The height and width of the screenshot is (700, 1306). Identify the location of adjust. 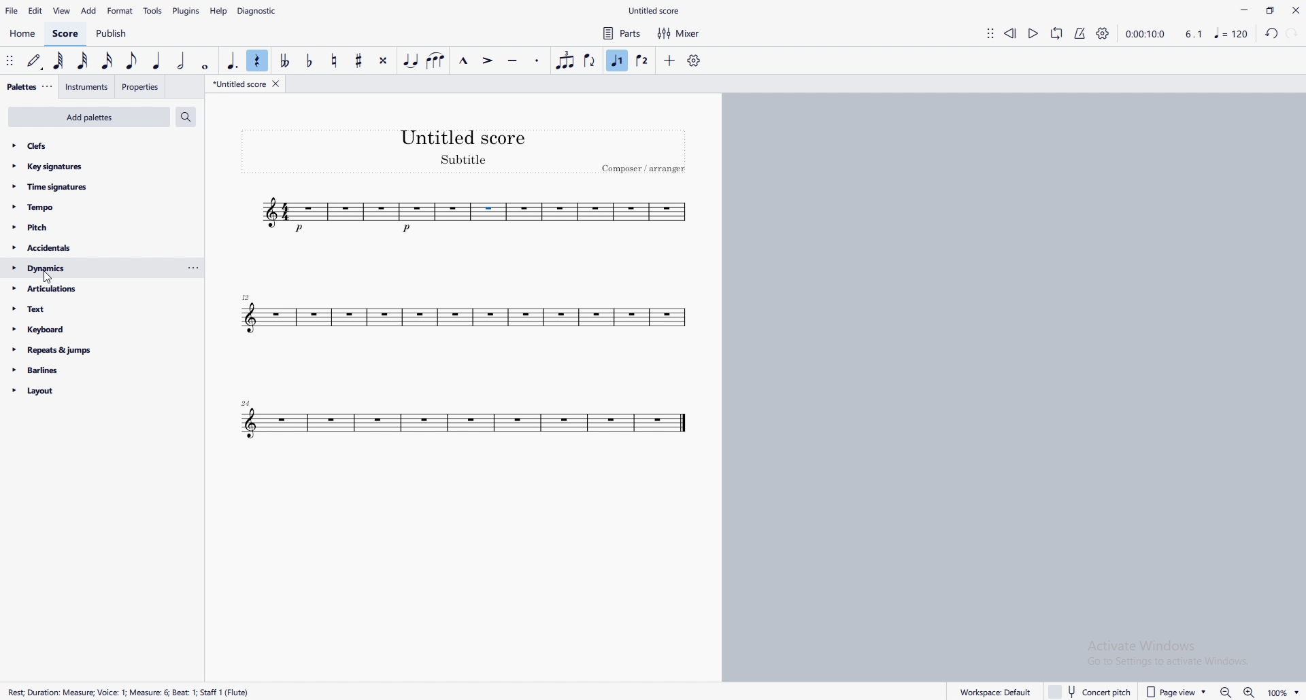
(12, 61).